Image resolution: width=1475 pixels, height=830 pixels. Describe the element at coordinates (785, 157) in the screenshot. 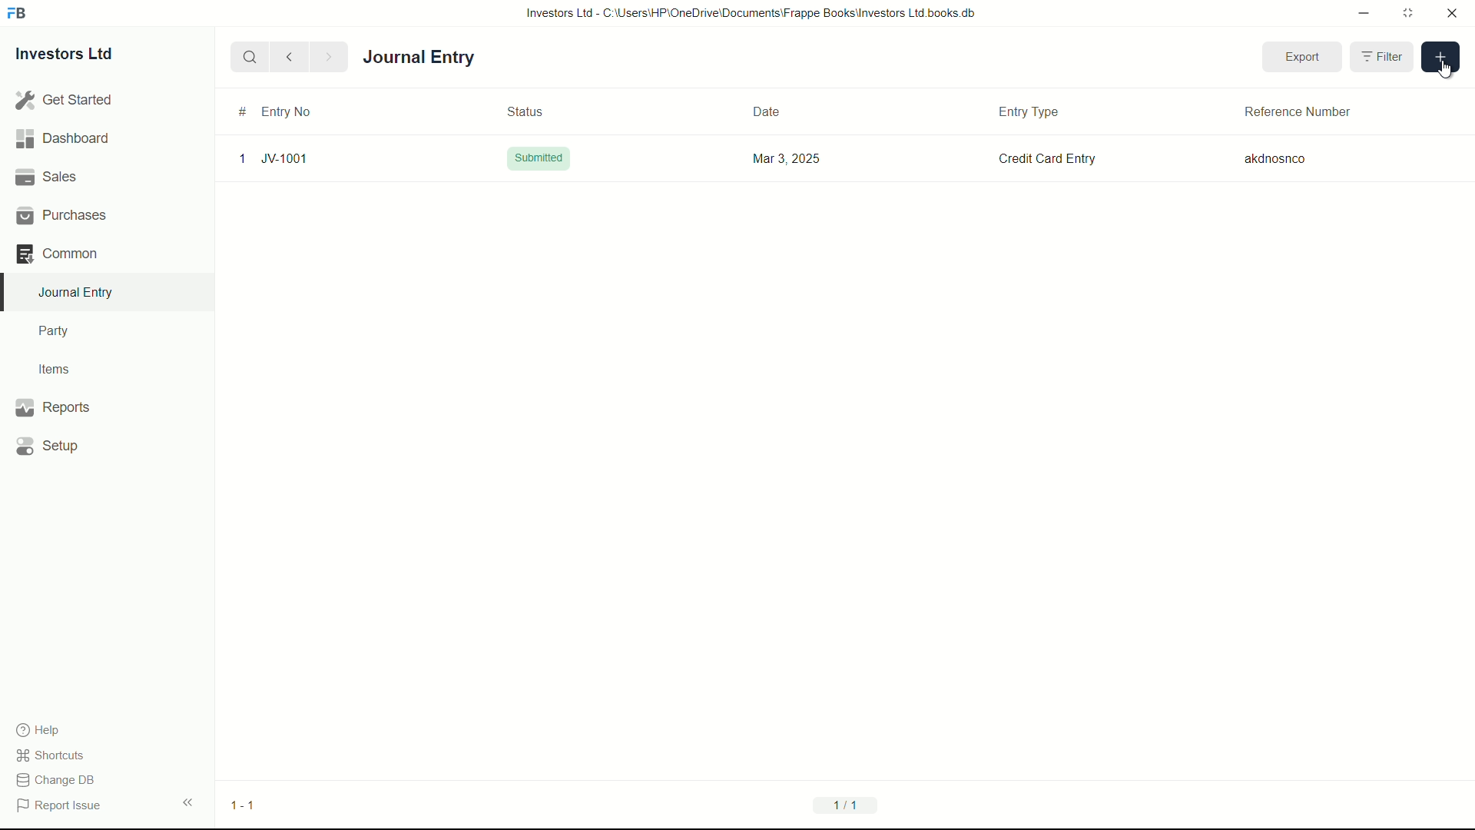

I see `Mar 3, 2025` at that location.